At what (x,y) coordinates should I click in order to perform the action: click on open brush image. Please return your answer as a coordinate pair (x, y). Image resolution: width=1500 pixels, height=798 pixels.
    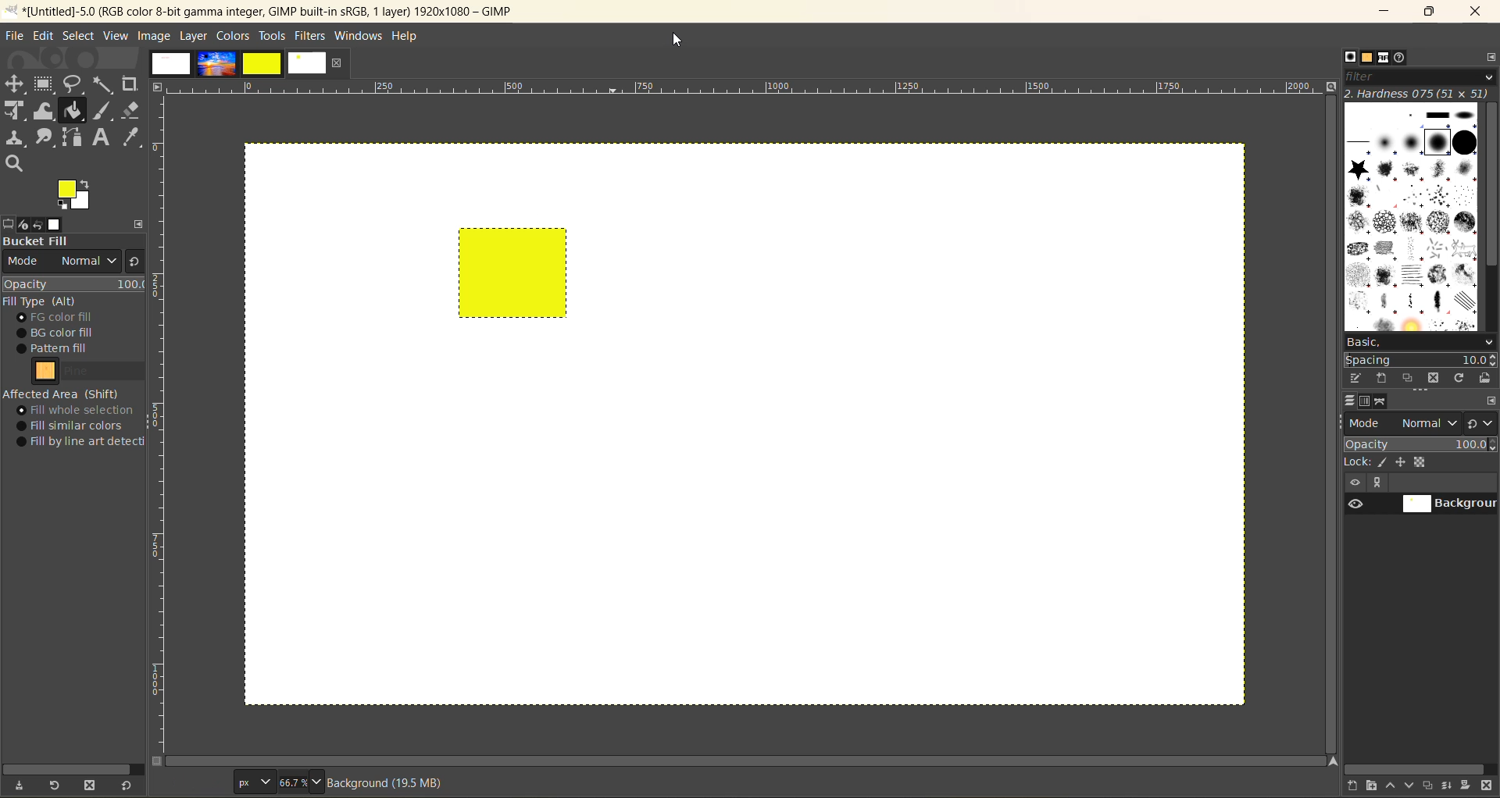
    Looking at the image, I should click on (1486, 379).